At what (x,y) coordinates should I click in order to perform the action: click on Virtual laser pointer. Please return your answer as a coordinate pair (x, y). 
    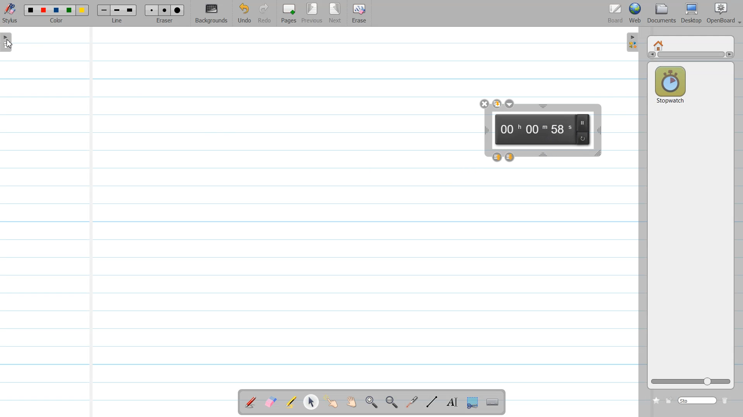
    Looking at the image, I should click on (412, 402).